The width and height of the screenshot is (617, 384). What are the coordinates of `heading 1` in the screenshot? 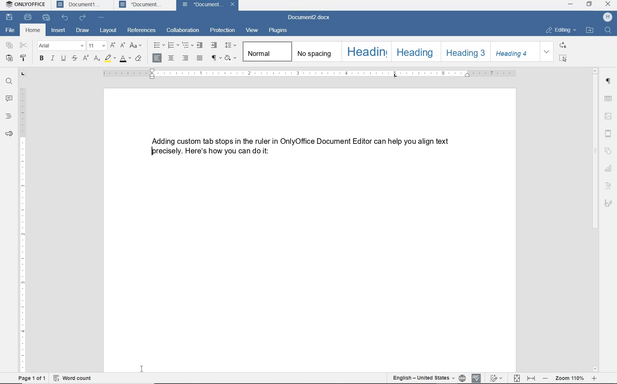 It's located at (365, 52).